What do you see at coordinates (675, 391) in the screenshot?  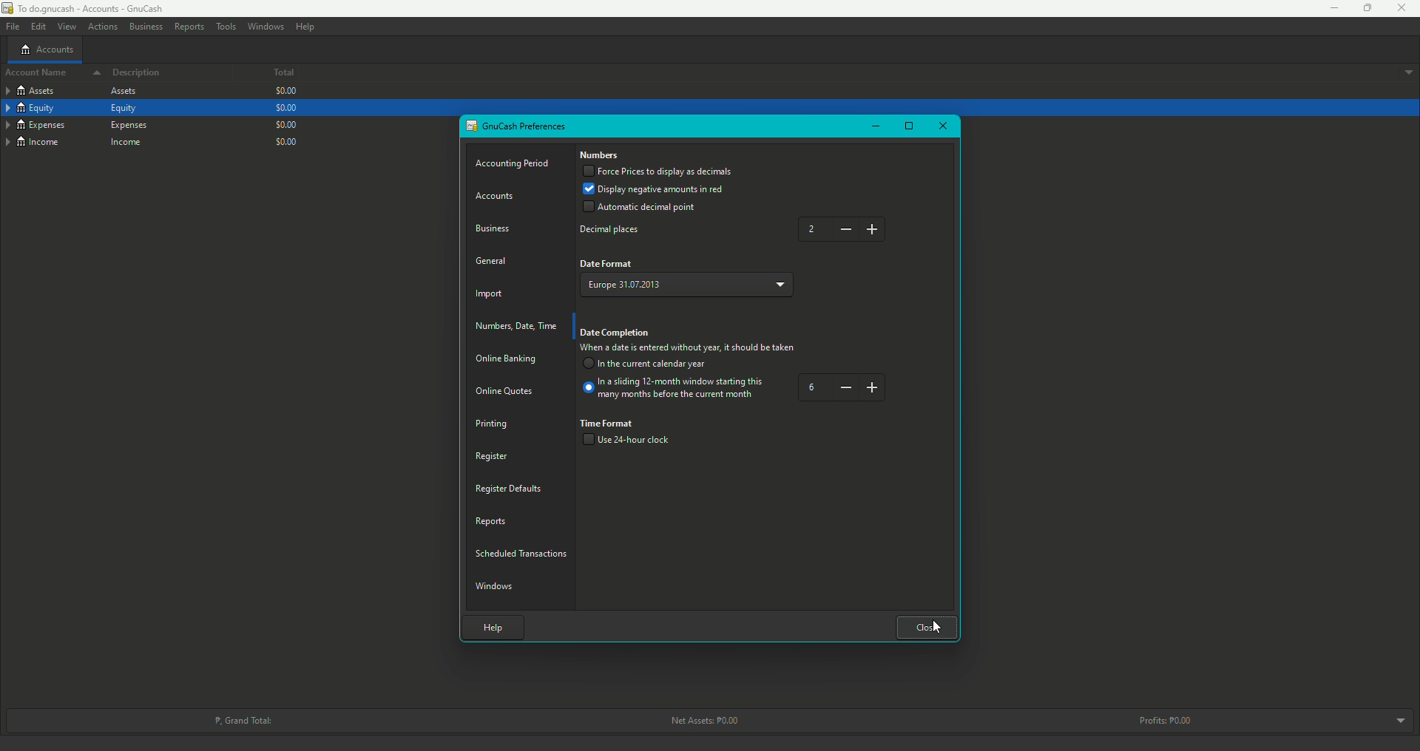 I see `In a sliding 12-month window` at bounding box center [675, 391].